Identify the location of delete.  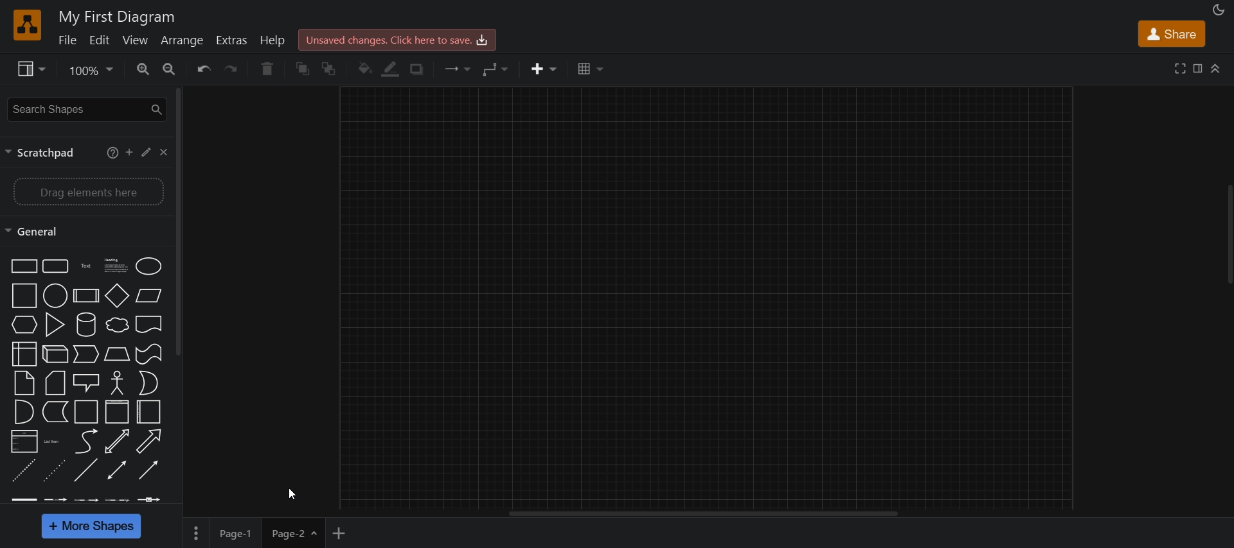
(268, 69).